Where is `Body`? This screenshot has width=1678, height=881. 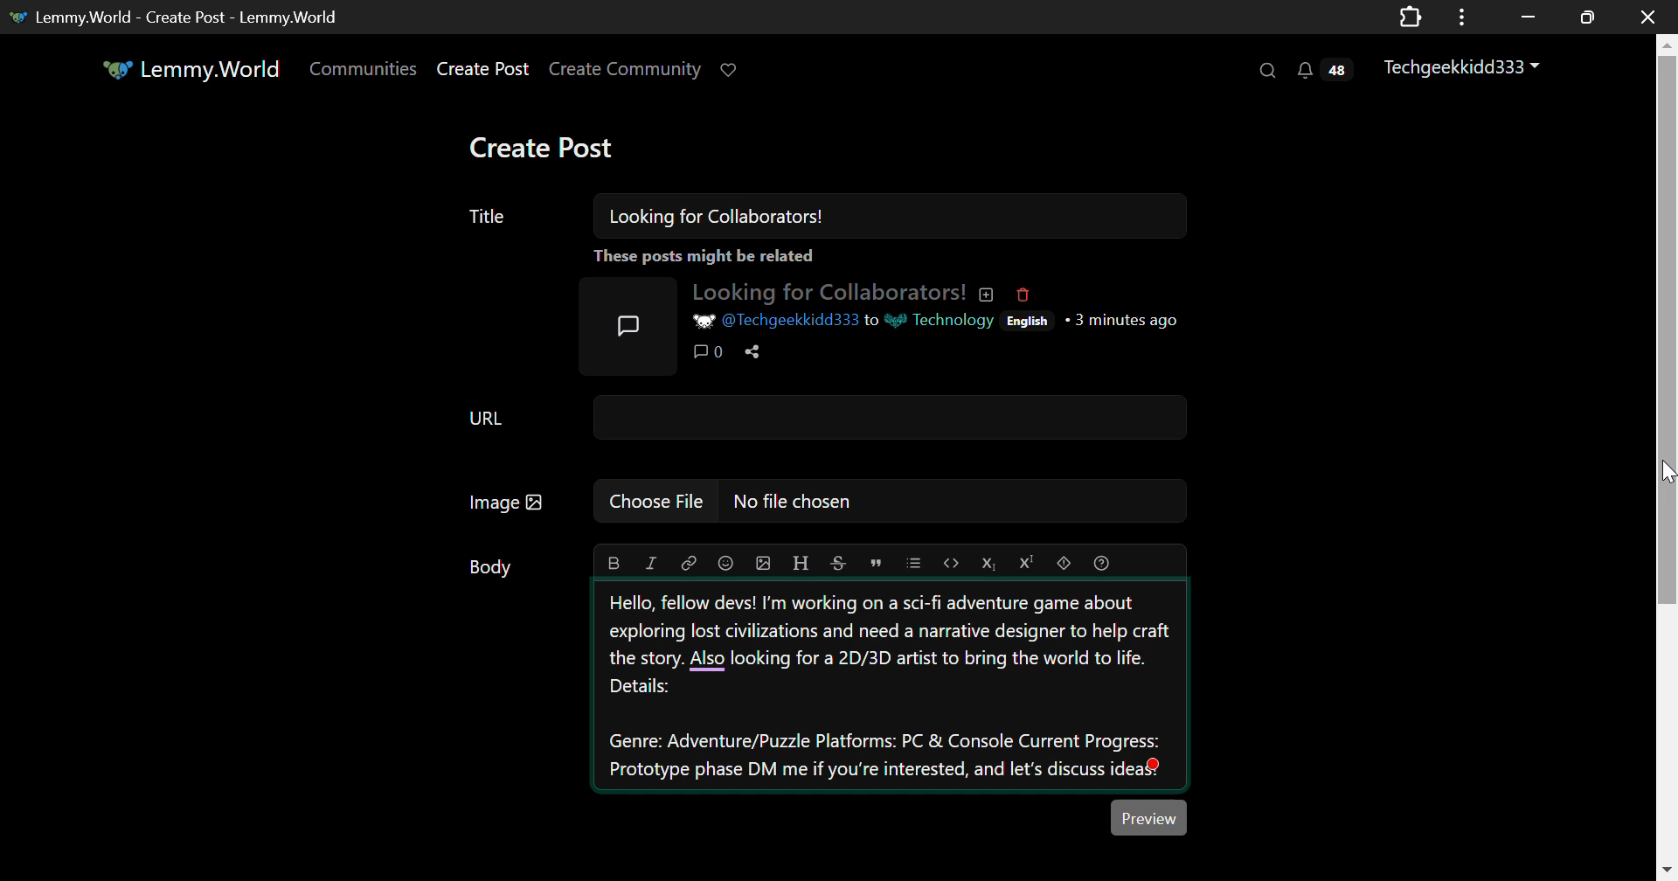
Body is located at coordinates (494, 577).